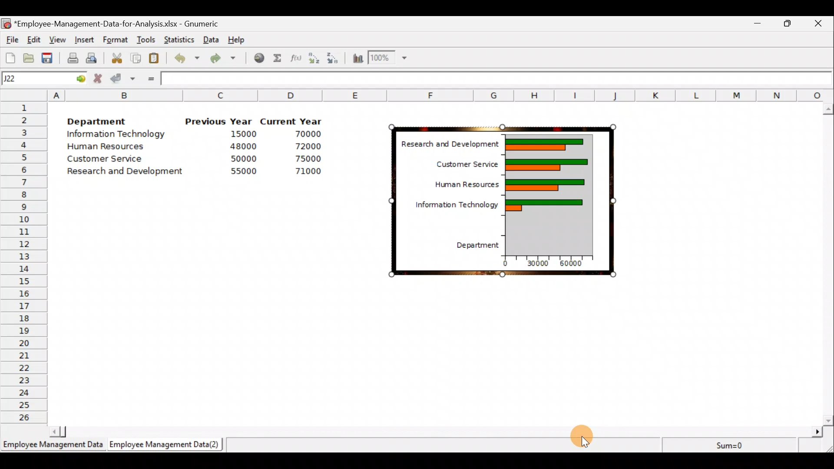 The height and width of the screenshot is (469, 834). Describe the element at coordinates (80, 79) in the screenshot. I see `go to` at that location.